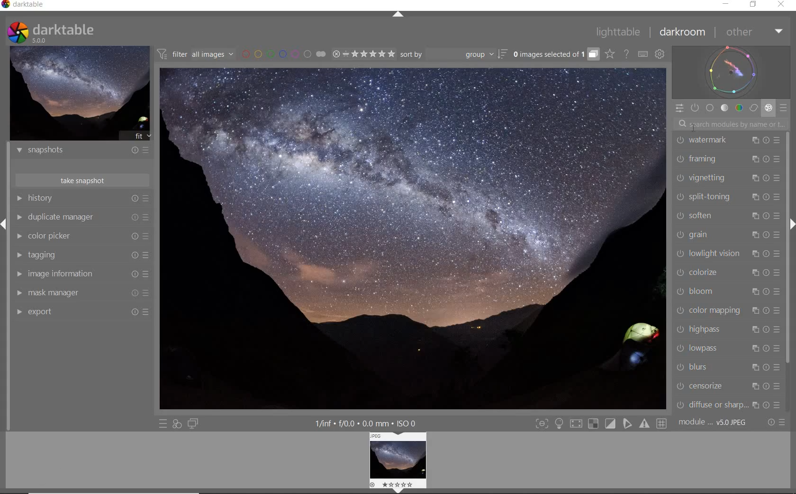 The height and width of the screenshot is (494, 796). What do you see at coordinates (755, 309) in the screenshot?
I see `multiple instance actions` at bounding box center [755, 309].